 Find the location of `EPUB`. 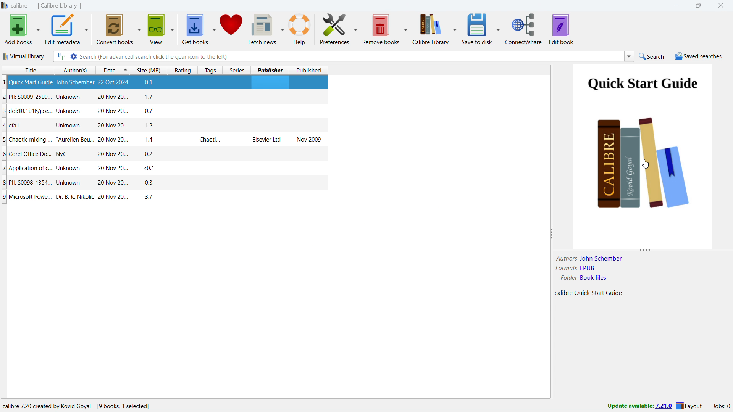

EPUB is located at coordinates (588, 268).